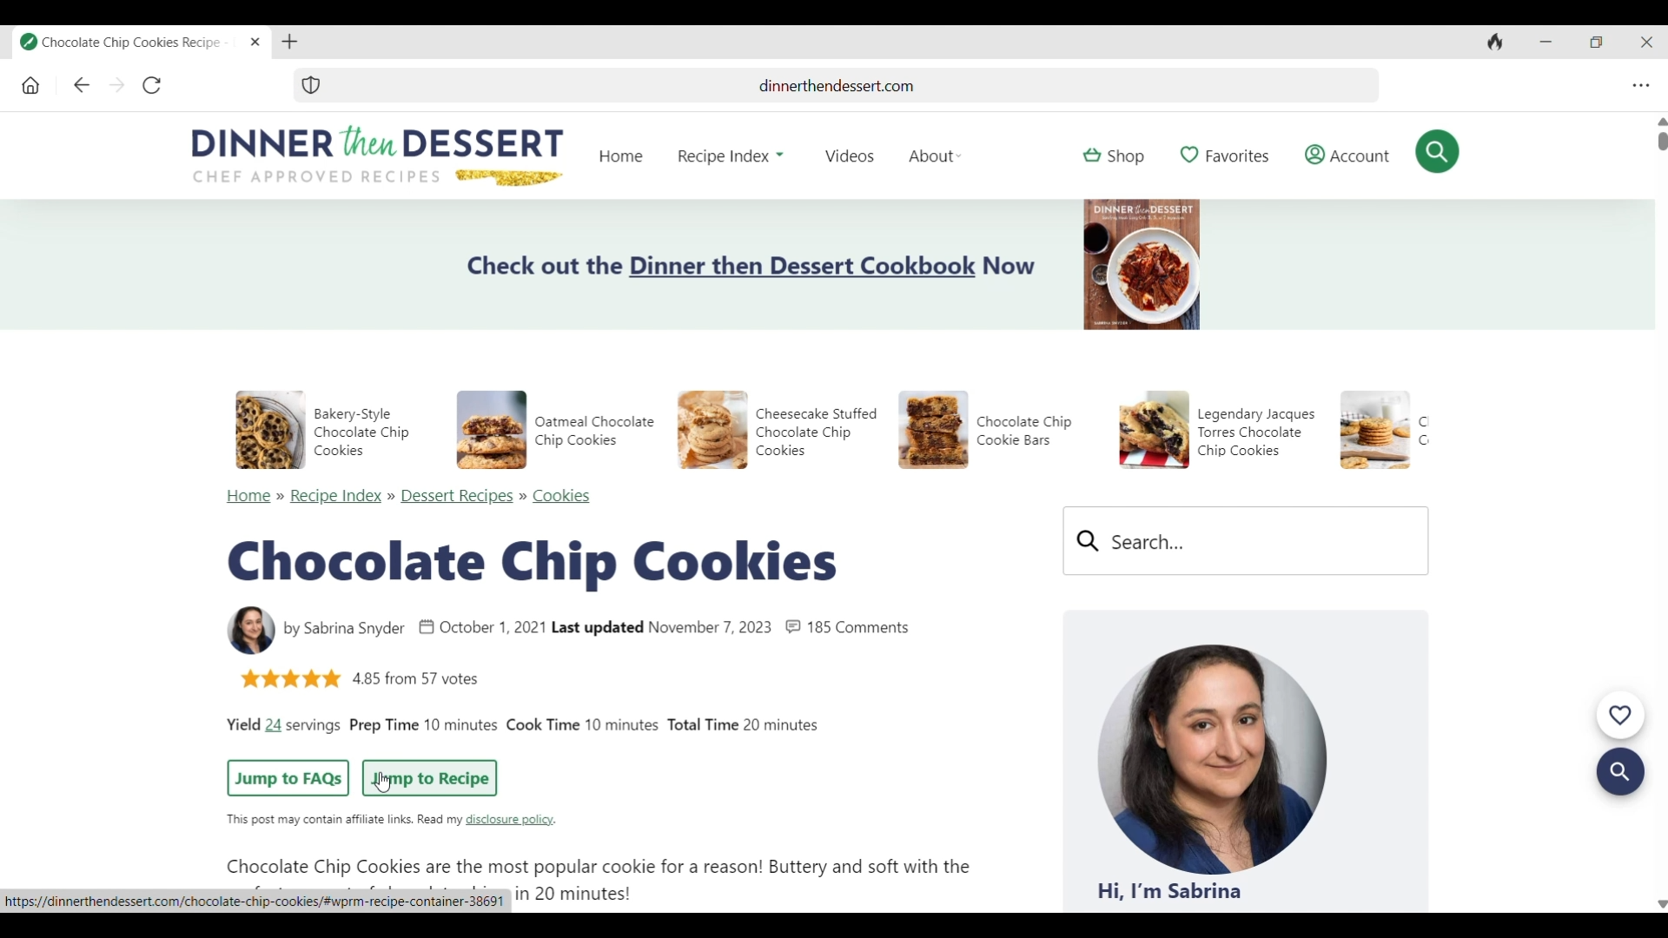 Image resolution: width=1668 pixels, height=938 pixels. I want to click on Search box for current website, so click(1247, 541).